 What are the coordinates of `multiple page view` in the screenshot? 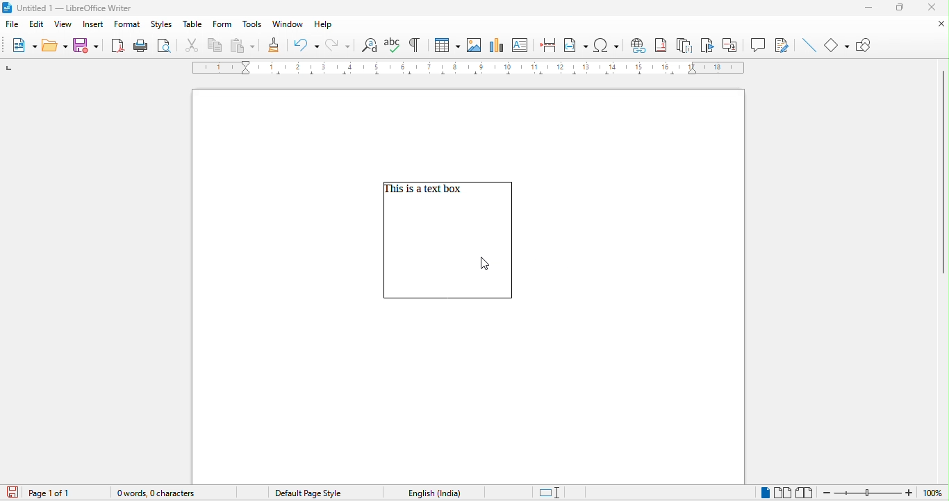 It's located at (784, 493).